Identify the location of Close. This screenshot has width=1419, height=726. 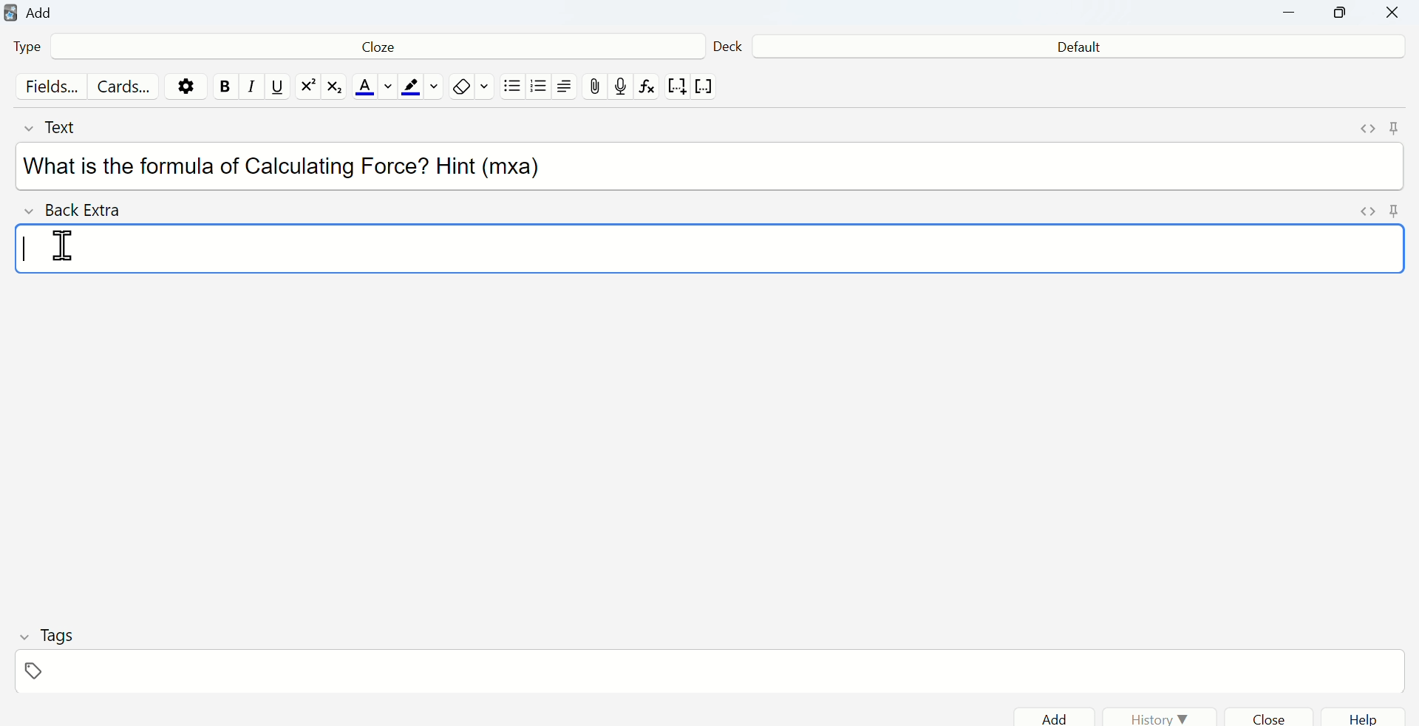
(1277, 716).